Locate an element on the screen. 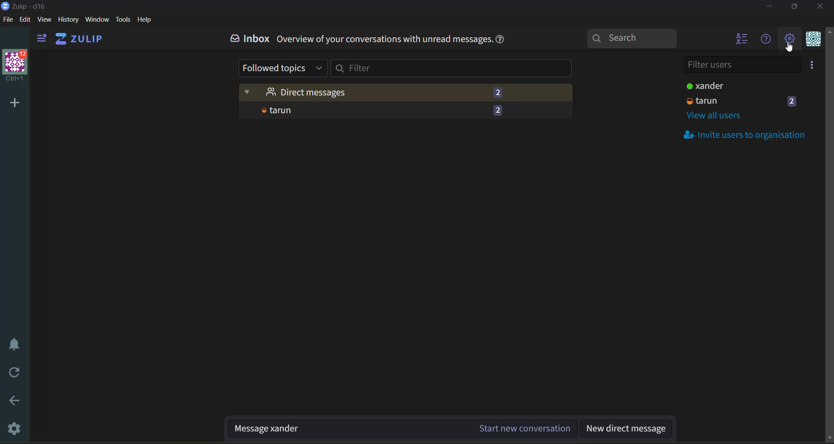 This screenshot has height=444, width=834. reload is located at coordinates (15, 373).